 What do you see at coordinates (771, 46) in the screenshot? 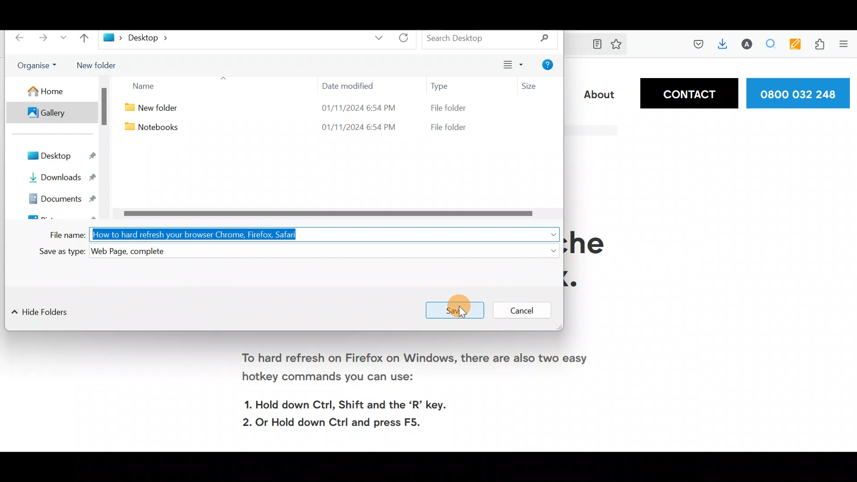
I see `Multiple search & highlight` at bounding box center [771, 46].